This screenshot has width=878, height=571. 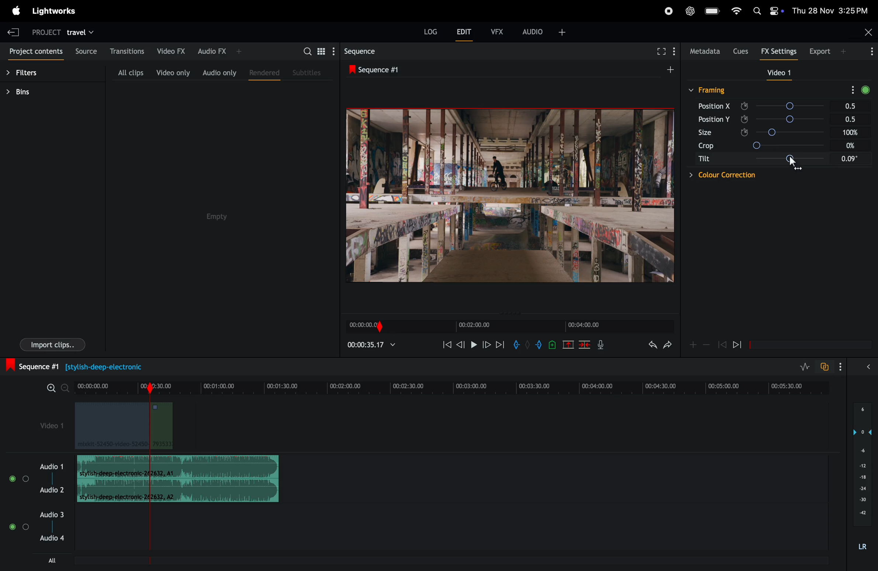 I want to click on mic, so click(x=601, y=345).